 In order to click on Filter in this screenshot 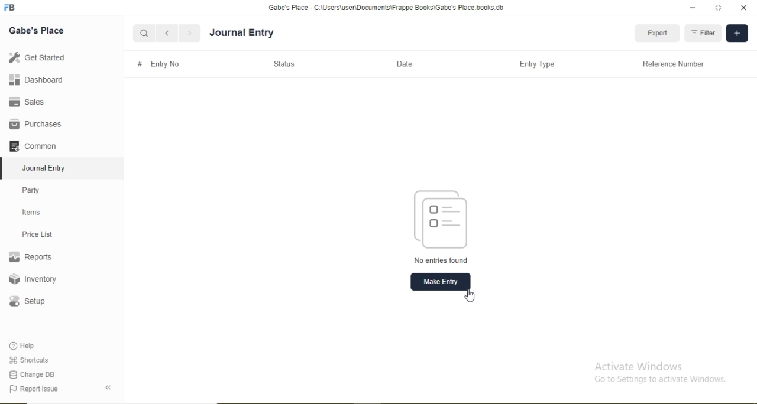, I will do `click(703, 33)`.